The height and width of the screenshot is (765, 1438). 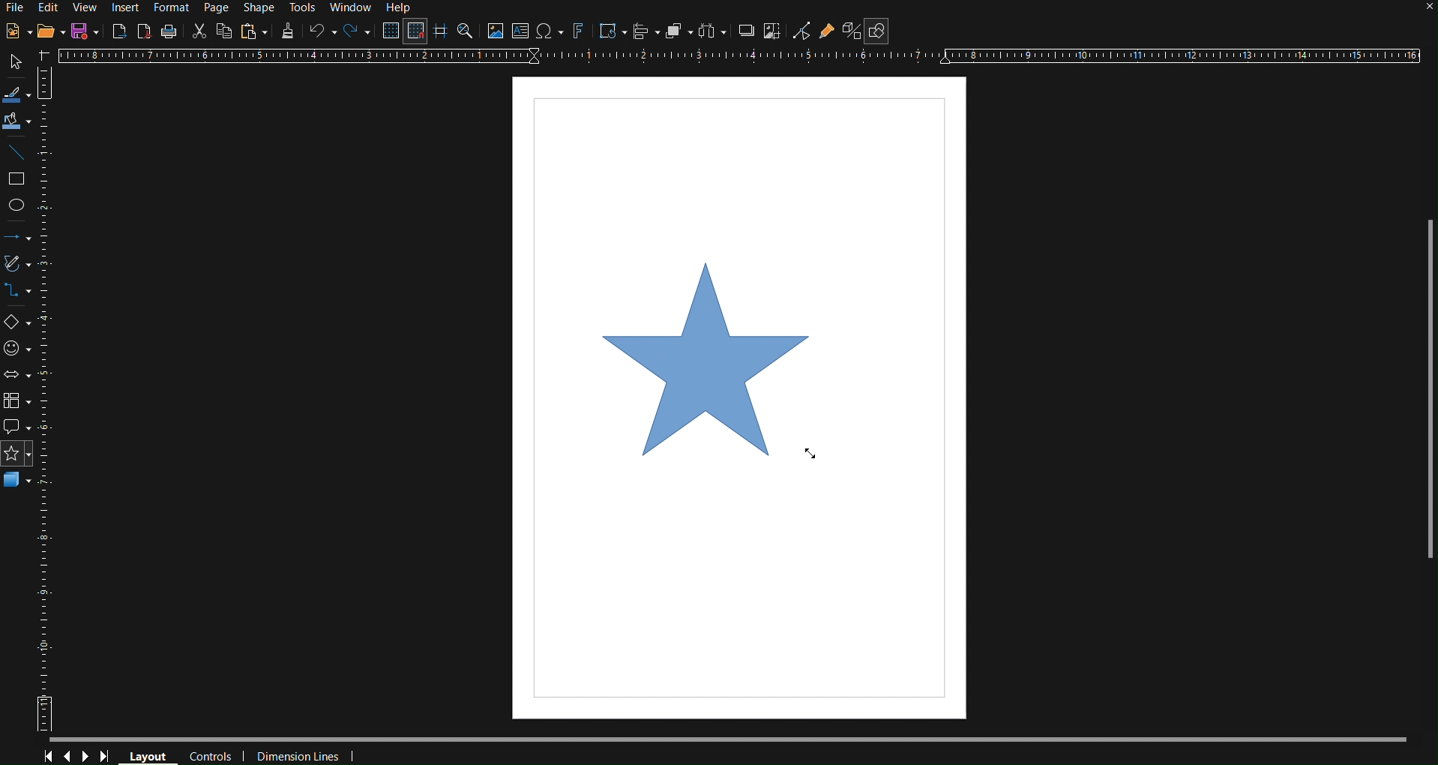 What do you see at coordinates (16, 95) in the screenshot?
I see `Select` at bounding box center [16, 95].